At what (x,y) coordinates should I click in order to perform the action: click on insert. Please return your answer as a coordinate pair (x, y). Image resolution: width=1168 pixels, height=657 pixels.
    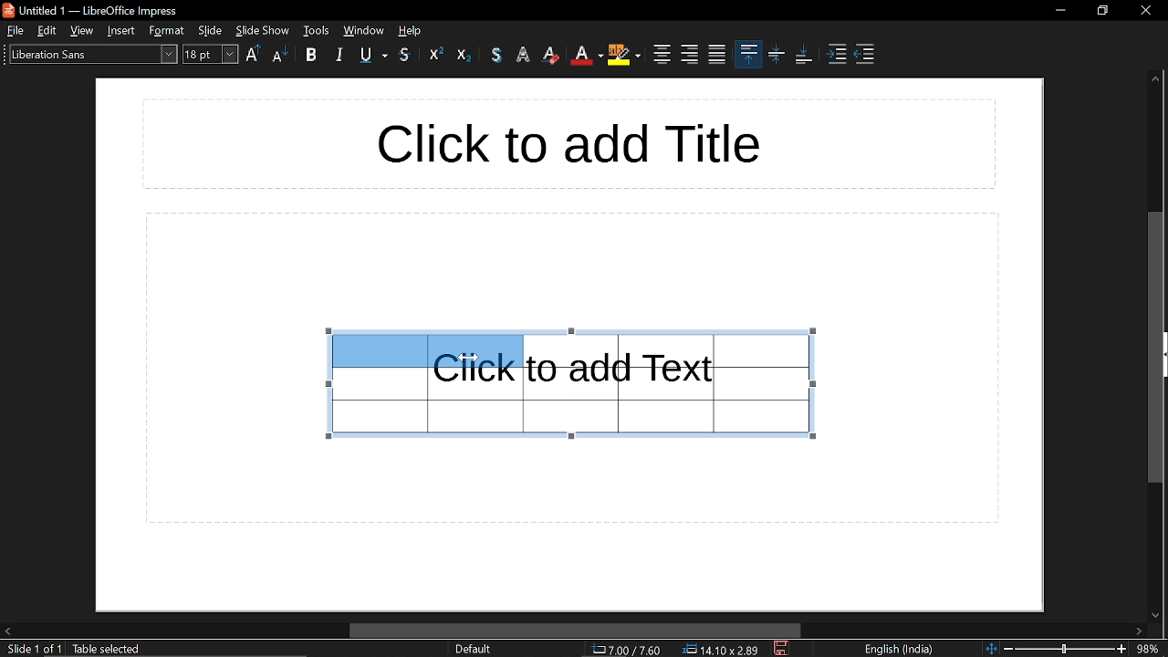
    Looking at the image, I should click on (122, 30).